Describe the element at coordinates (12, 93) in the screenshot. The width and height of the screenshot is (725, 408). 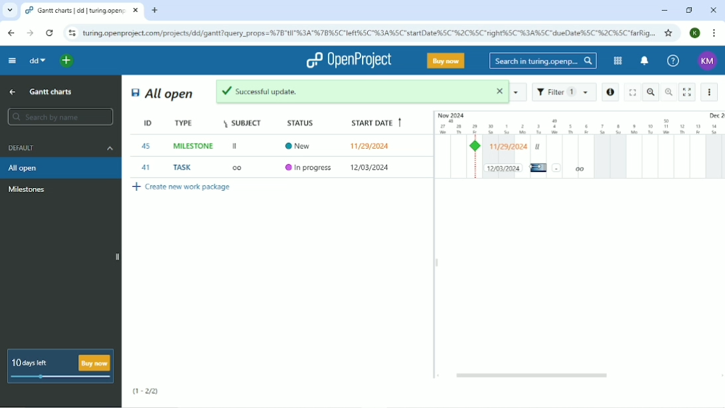
I see `Up` at that location.